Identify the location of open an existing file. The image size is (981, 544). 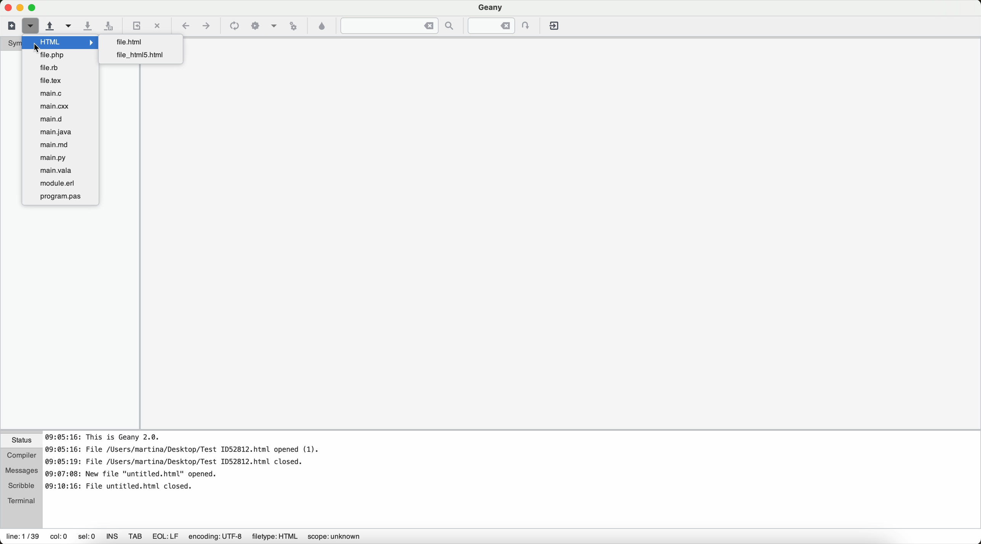
(49, 25).